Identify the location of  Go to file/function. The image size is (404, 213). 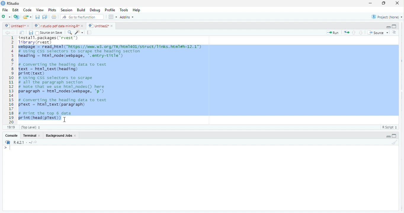
(82, 17).